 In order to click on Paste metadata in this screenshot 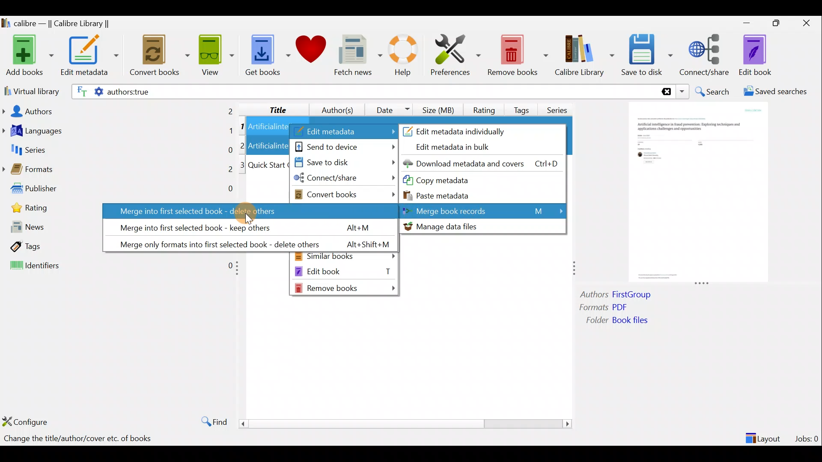, I will do `click(445, 195)`.